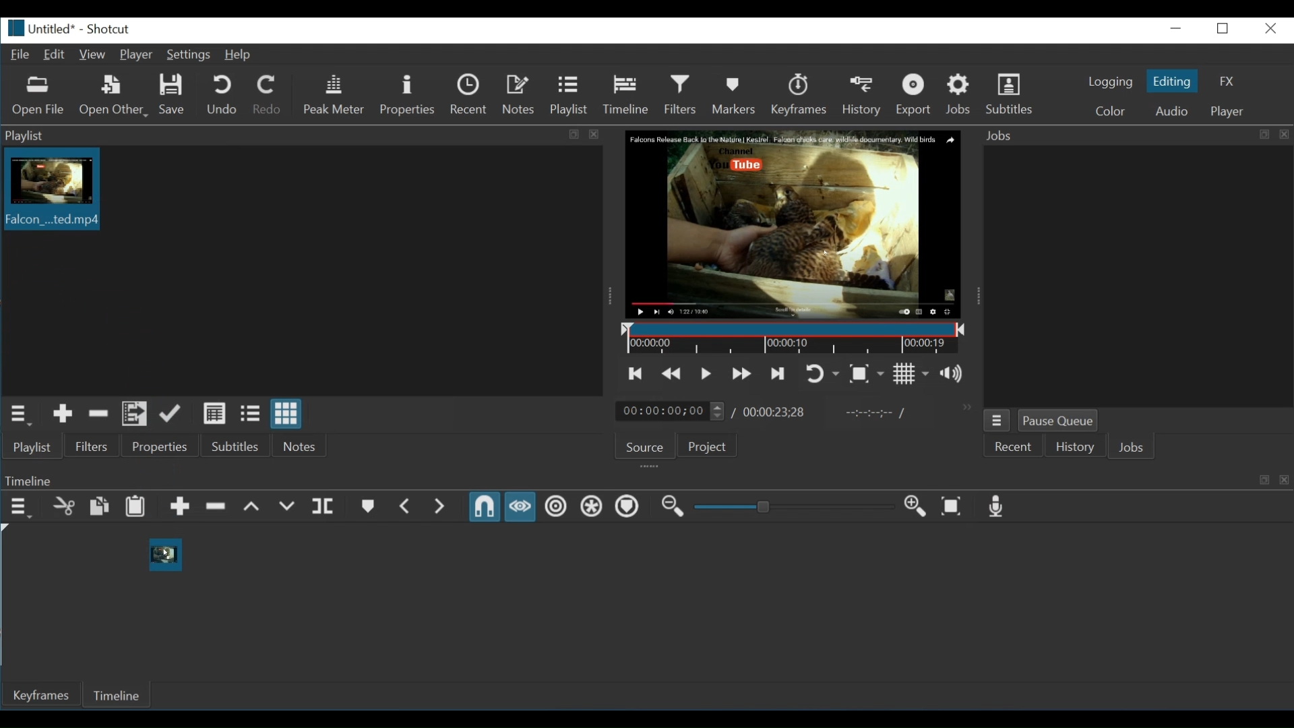 The width and height of the screenshot is (1294, 728). What do you see at coordinates (589, 506) in the screenshot?
I see `Ripple all tracks` at bounding box center [589, 506].